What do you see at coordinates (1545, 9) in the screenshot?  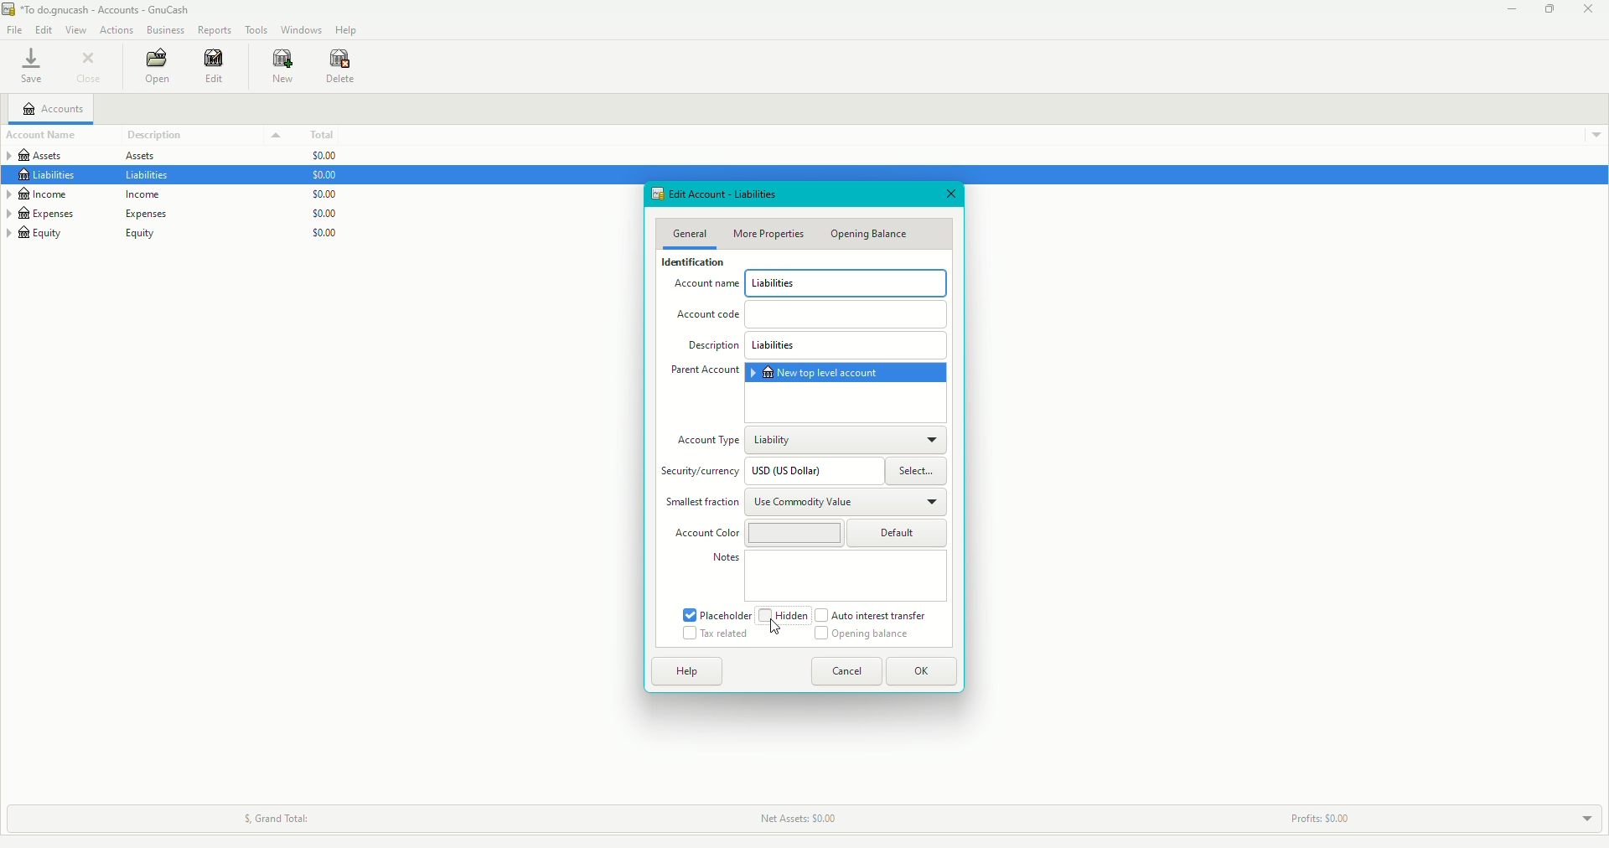 I see `Restore` at bounding box center [1545, 9].